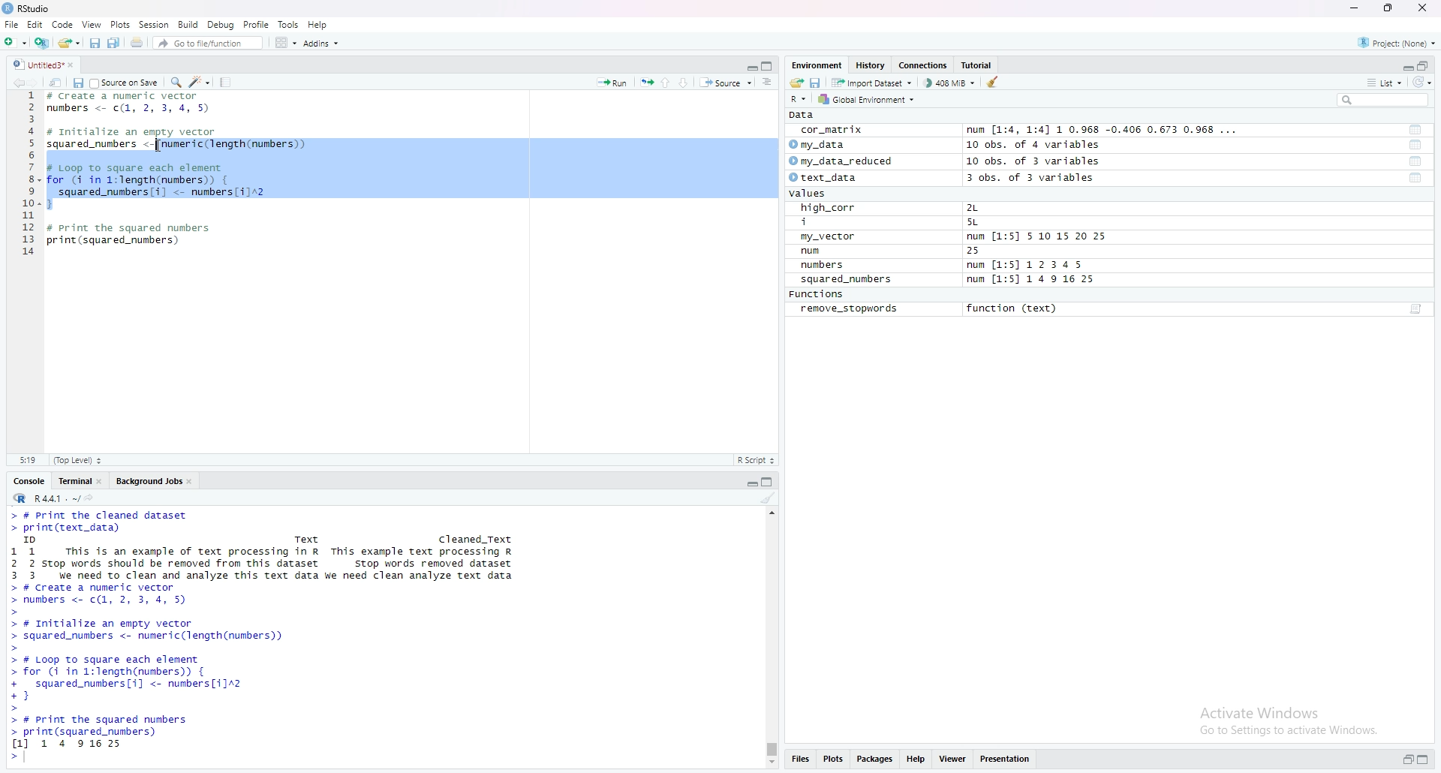 Image resolution: width=1441 pixels, height=773 pixels. Describe the element at coordinates (320, 43) in the screenshot. I see `Addins` at that location.